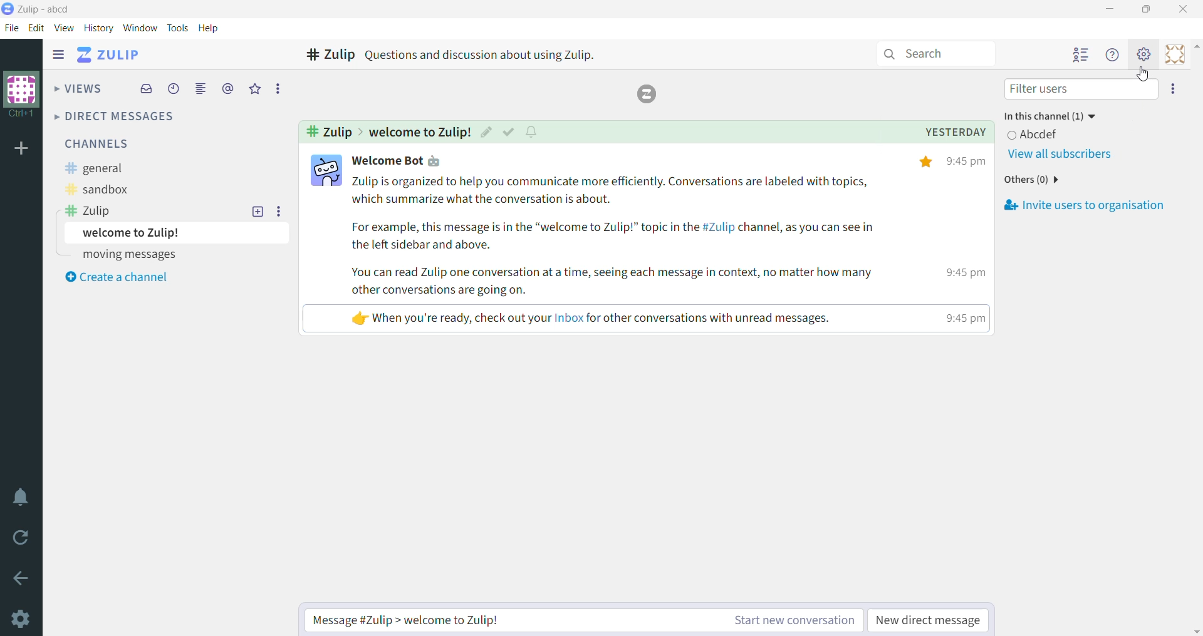 This screenshot has height=636, width=1203. Describe the element at coordinates (202, 89) in the screenshot. I see `Combined feed` at that location.